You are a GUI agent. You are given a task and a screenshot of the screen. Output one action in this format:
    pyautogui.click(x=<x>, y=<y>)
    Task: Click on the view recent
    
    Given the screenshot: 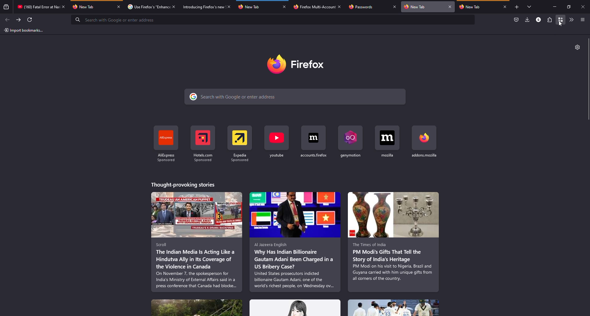 What is the action you would take?
    pyautogui.click(x=6, y=7)
    